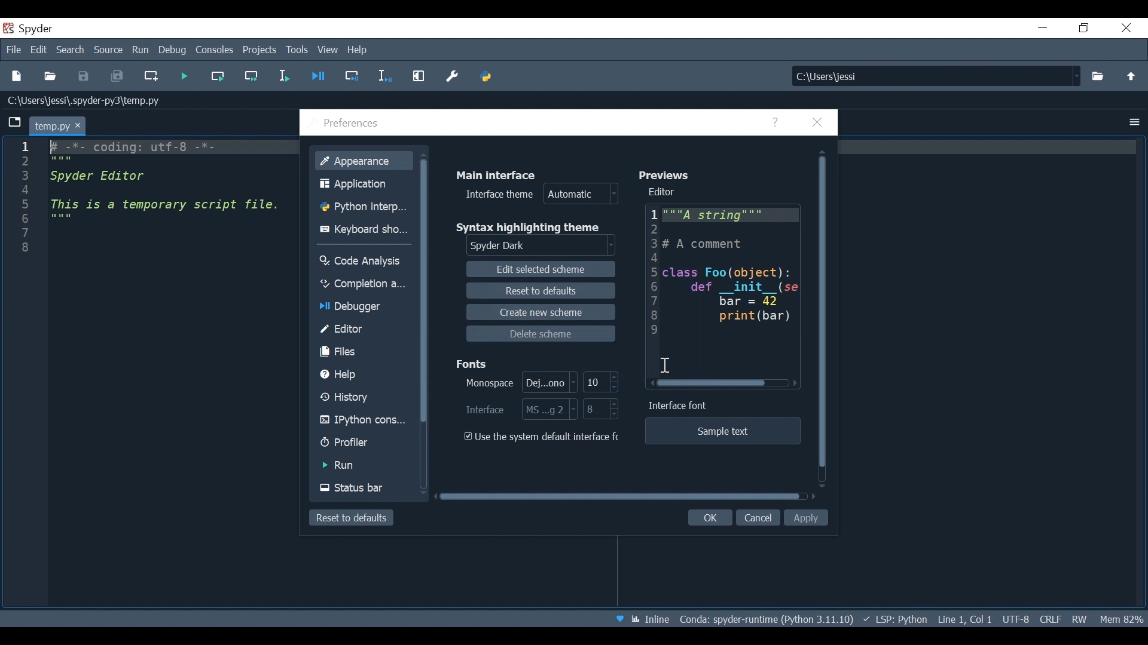 This screenshot has width=1148, height=645. What do you see at coordinates (619, 619) in the screenshot?
I see `Help Spyder` at bounding box center [619, 619].